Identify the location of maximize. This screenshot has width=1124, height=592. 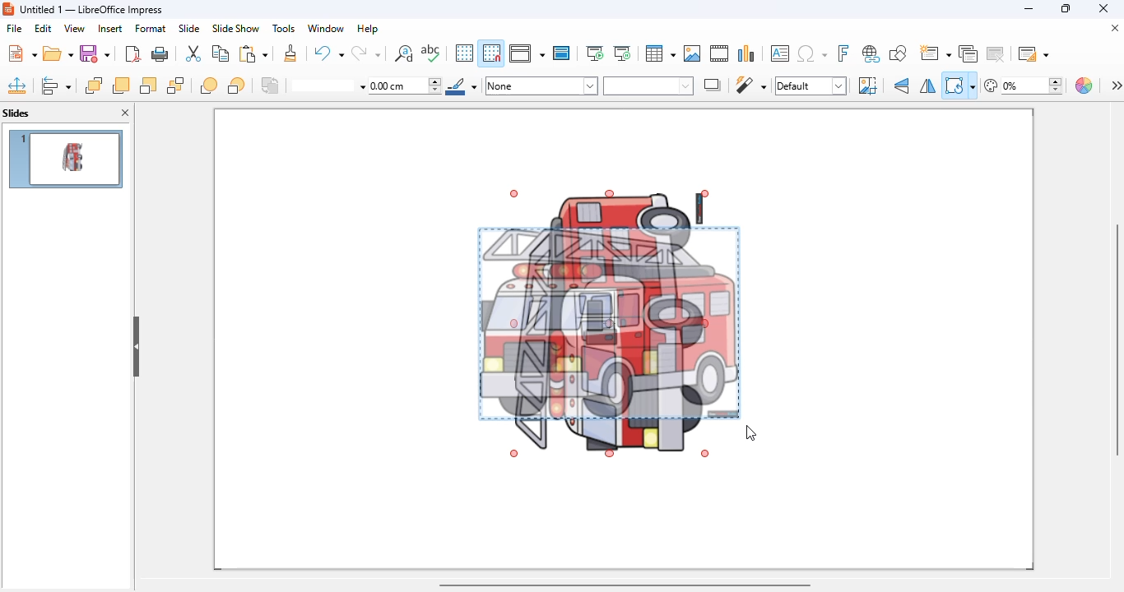
(1065, 8).